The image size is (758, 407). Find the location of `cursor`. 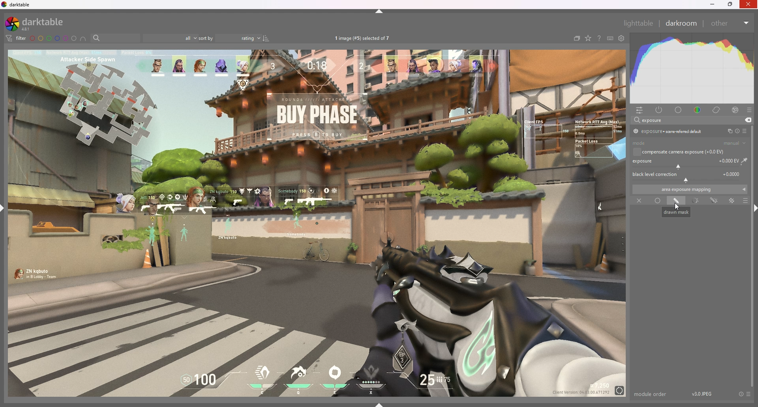

cursor is located at coordinates (679, 207).